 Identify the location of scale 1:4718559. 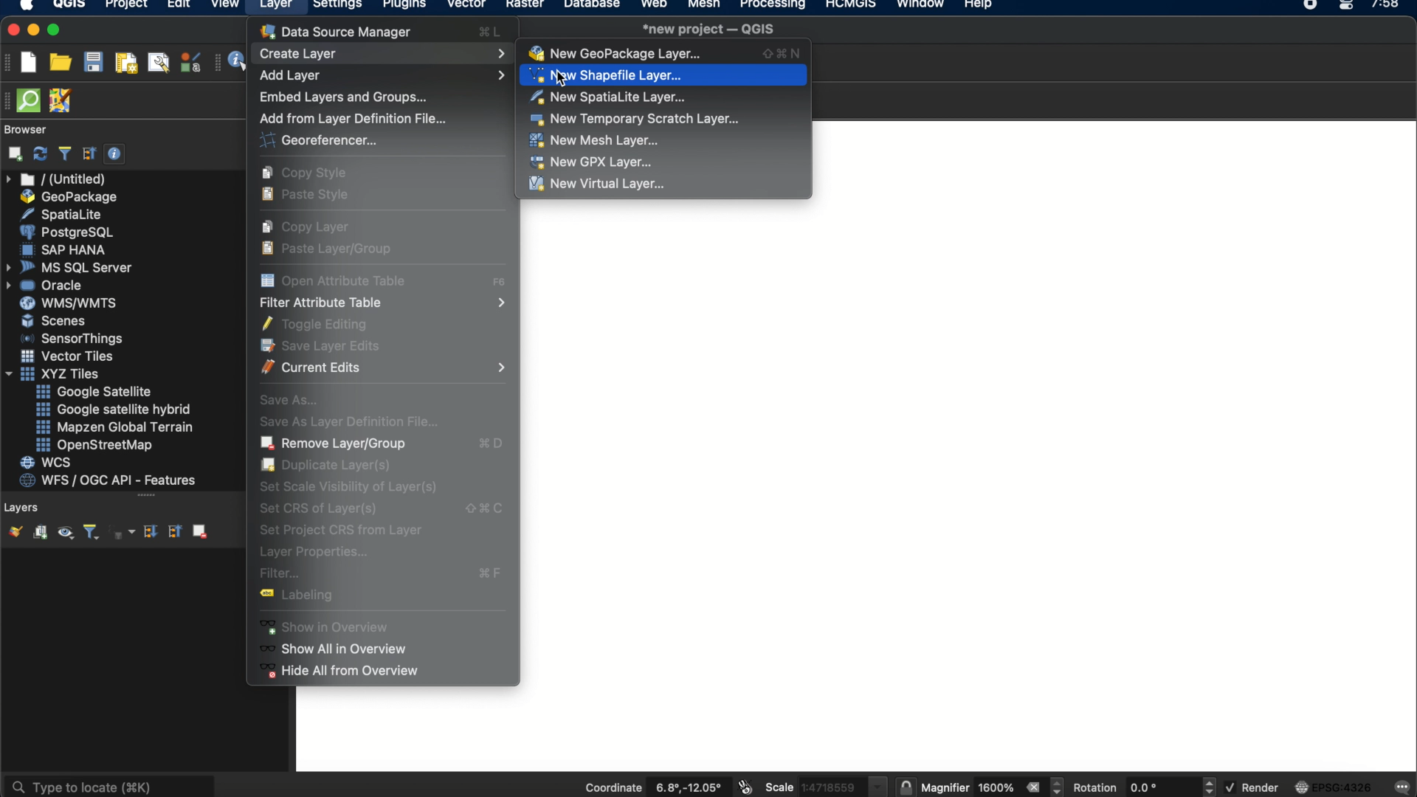
(823, 785).